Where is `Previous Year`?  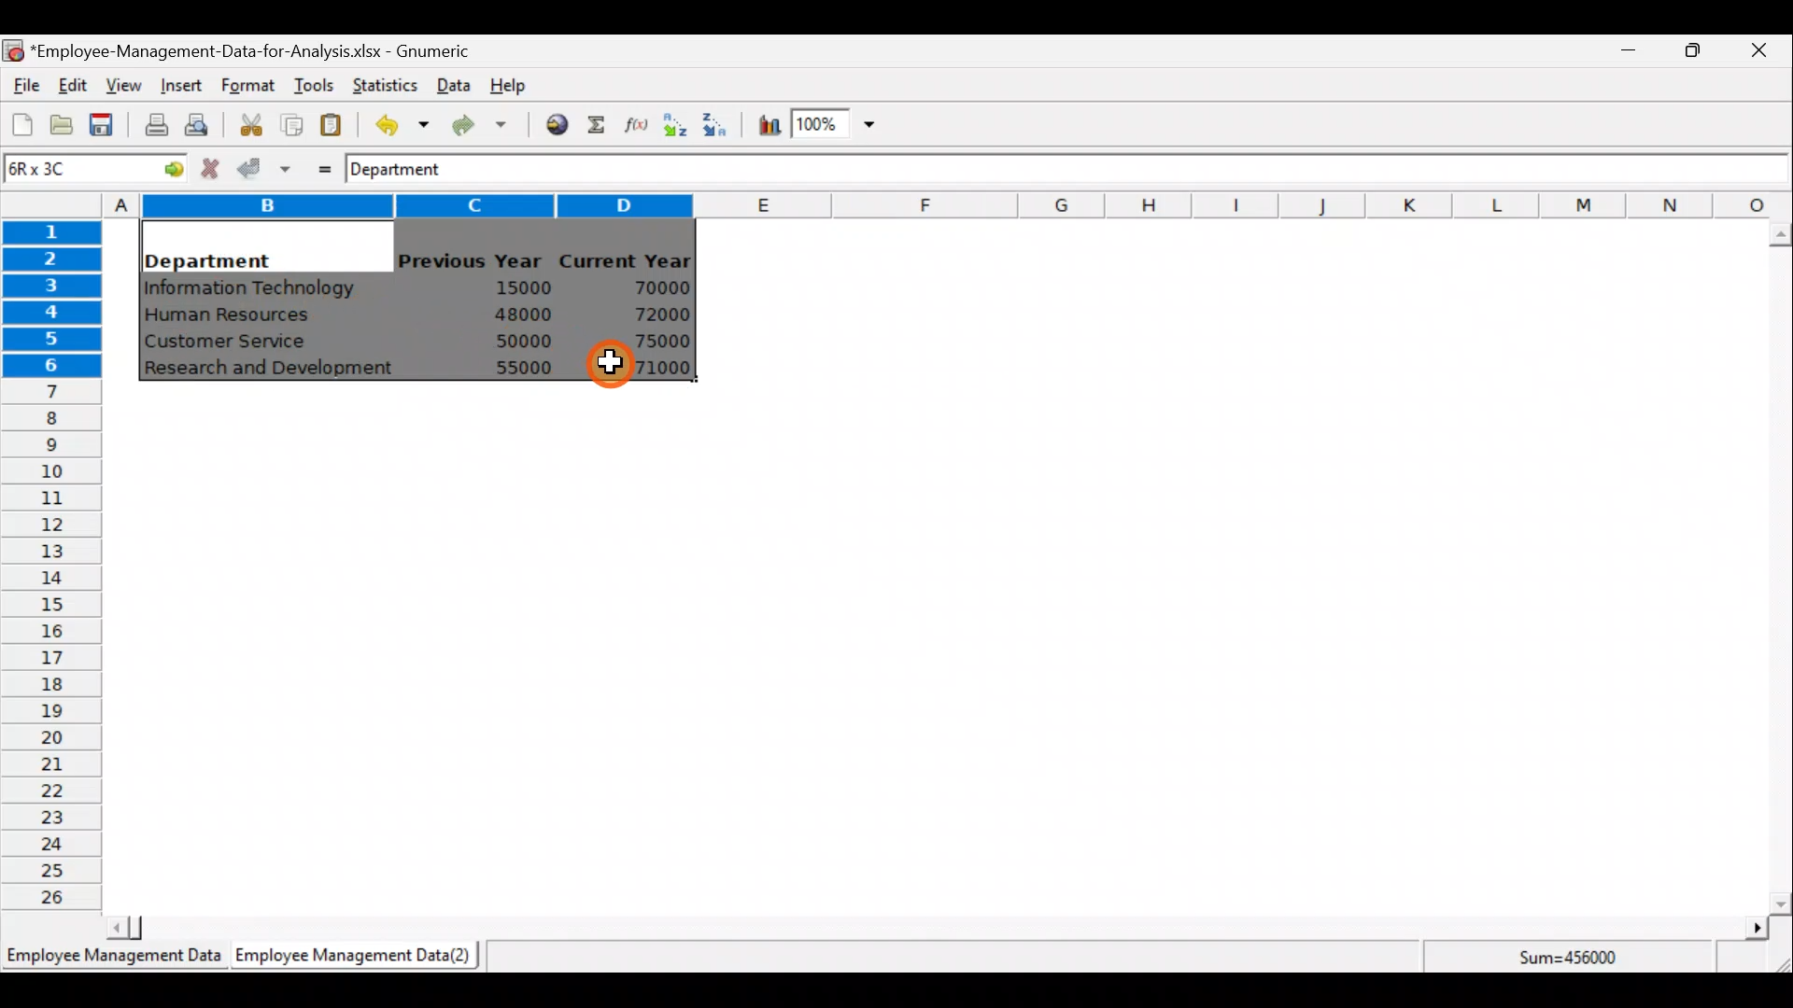
Previous Year is located at coordinates (471, 261).